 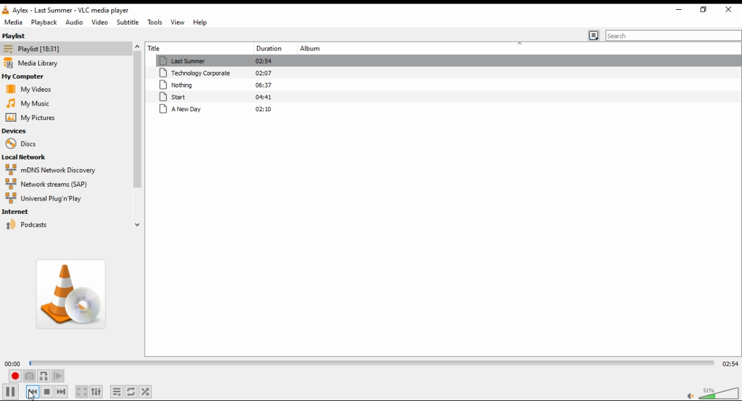 I want to click on change playlist view, so click(x=594, y=36).